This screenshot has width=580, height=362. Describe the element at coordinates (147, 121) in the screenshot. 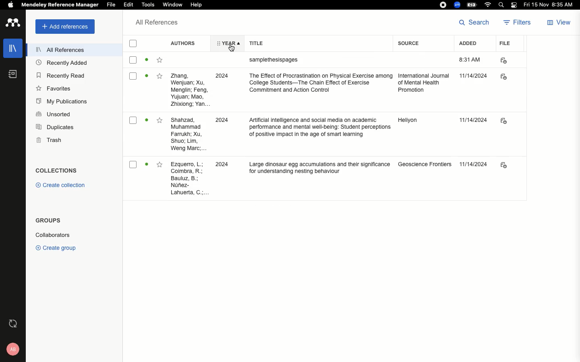

I see `view status` at that location.